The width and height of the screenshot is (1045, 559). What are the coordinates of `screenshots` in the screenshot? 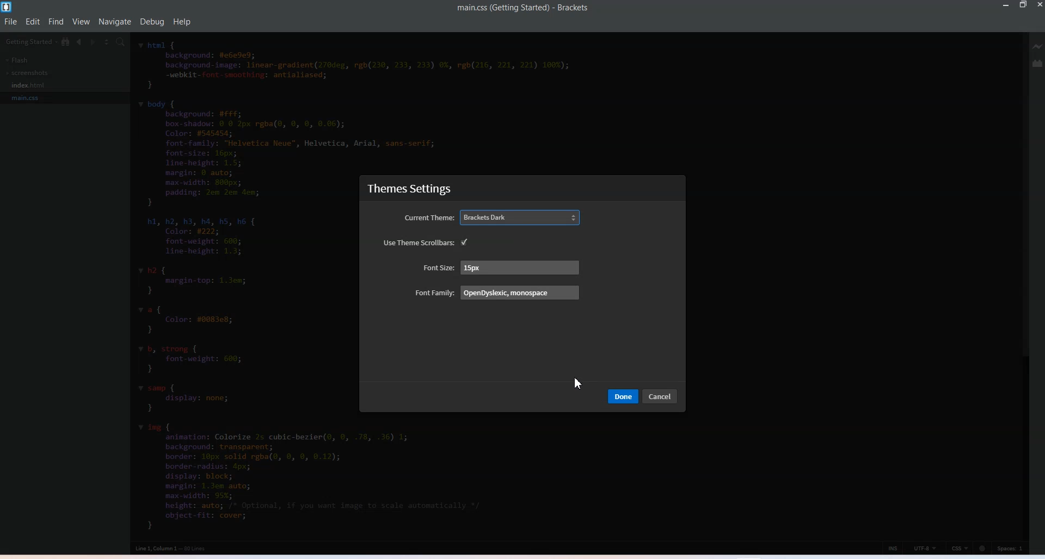 It's located at (29, 73).